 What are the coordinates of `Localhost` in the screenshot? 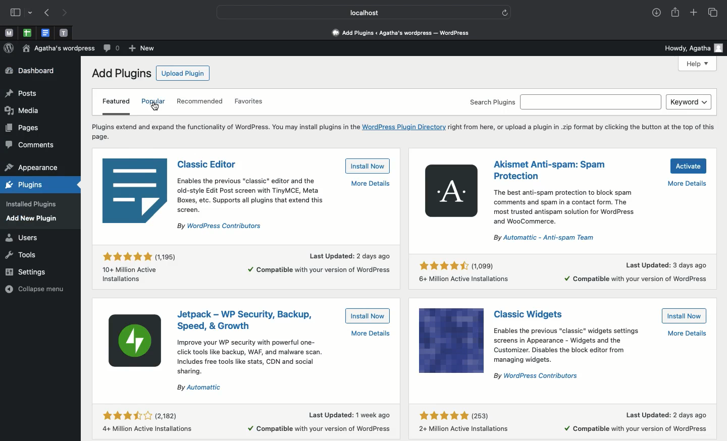 It's located at (356, 12).